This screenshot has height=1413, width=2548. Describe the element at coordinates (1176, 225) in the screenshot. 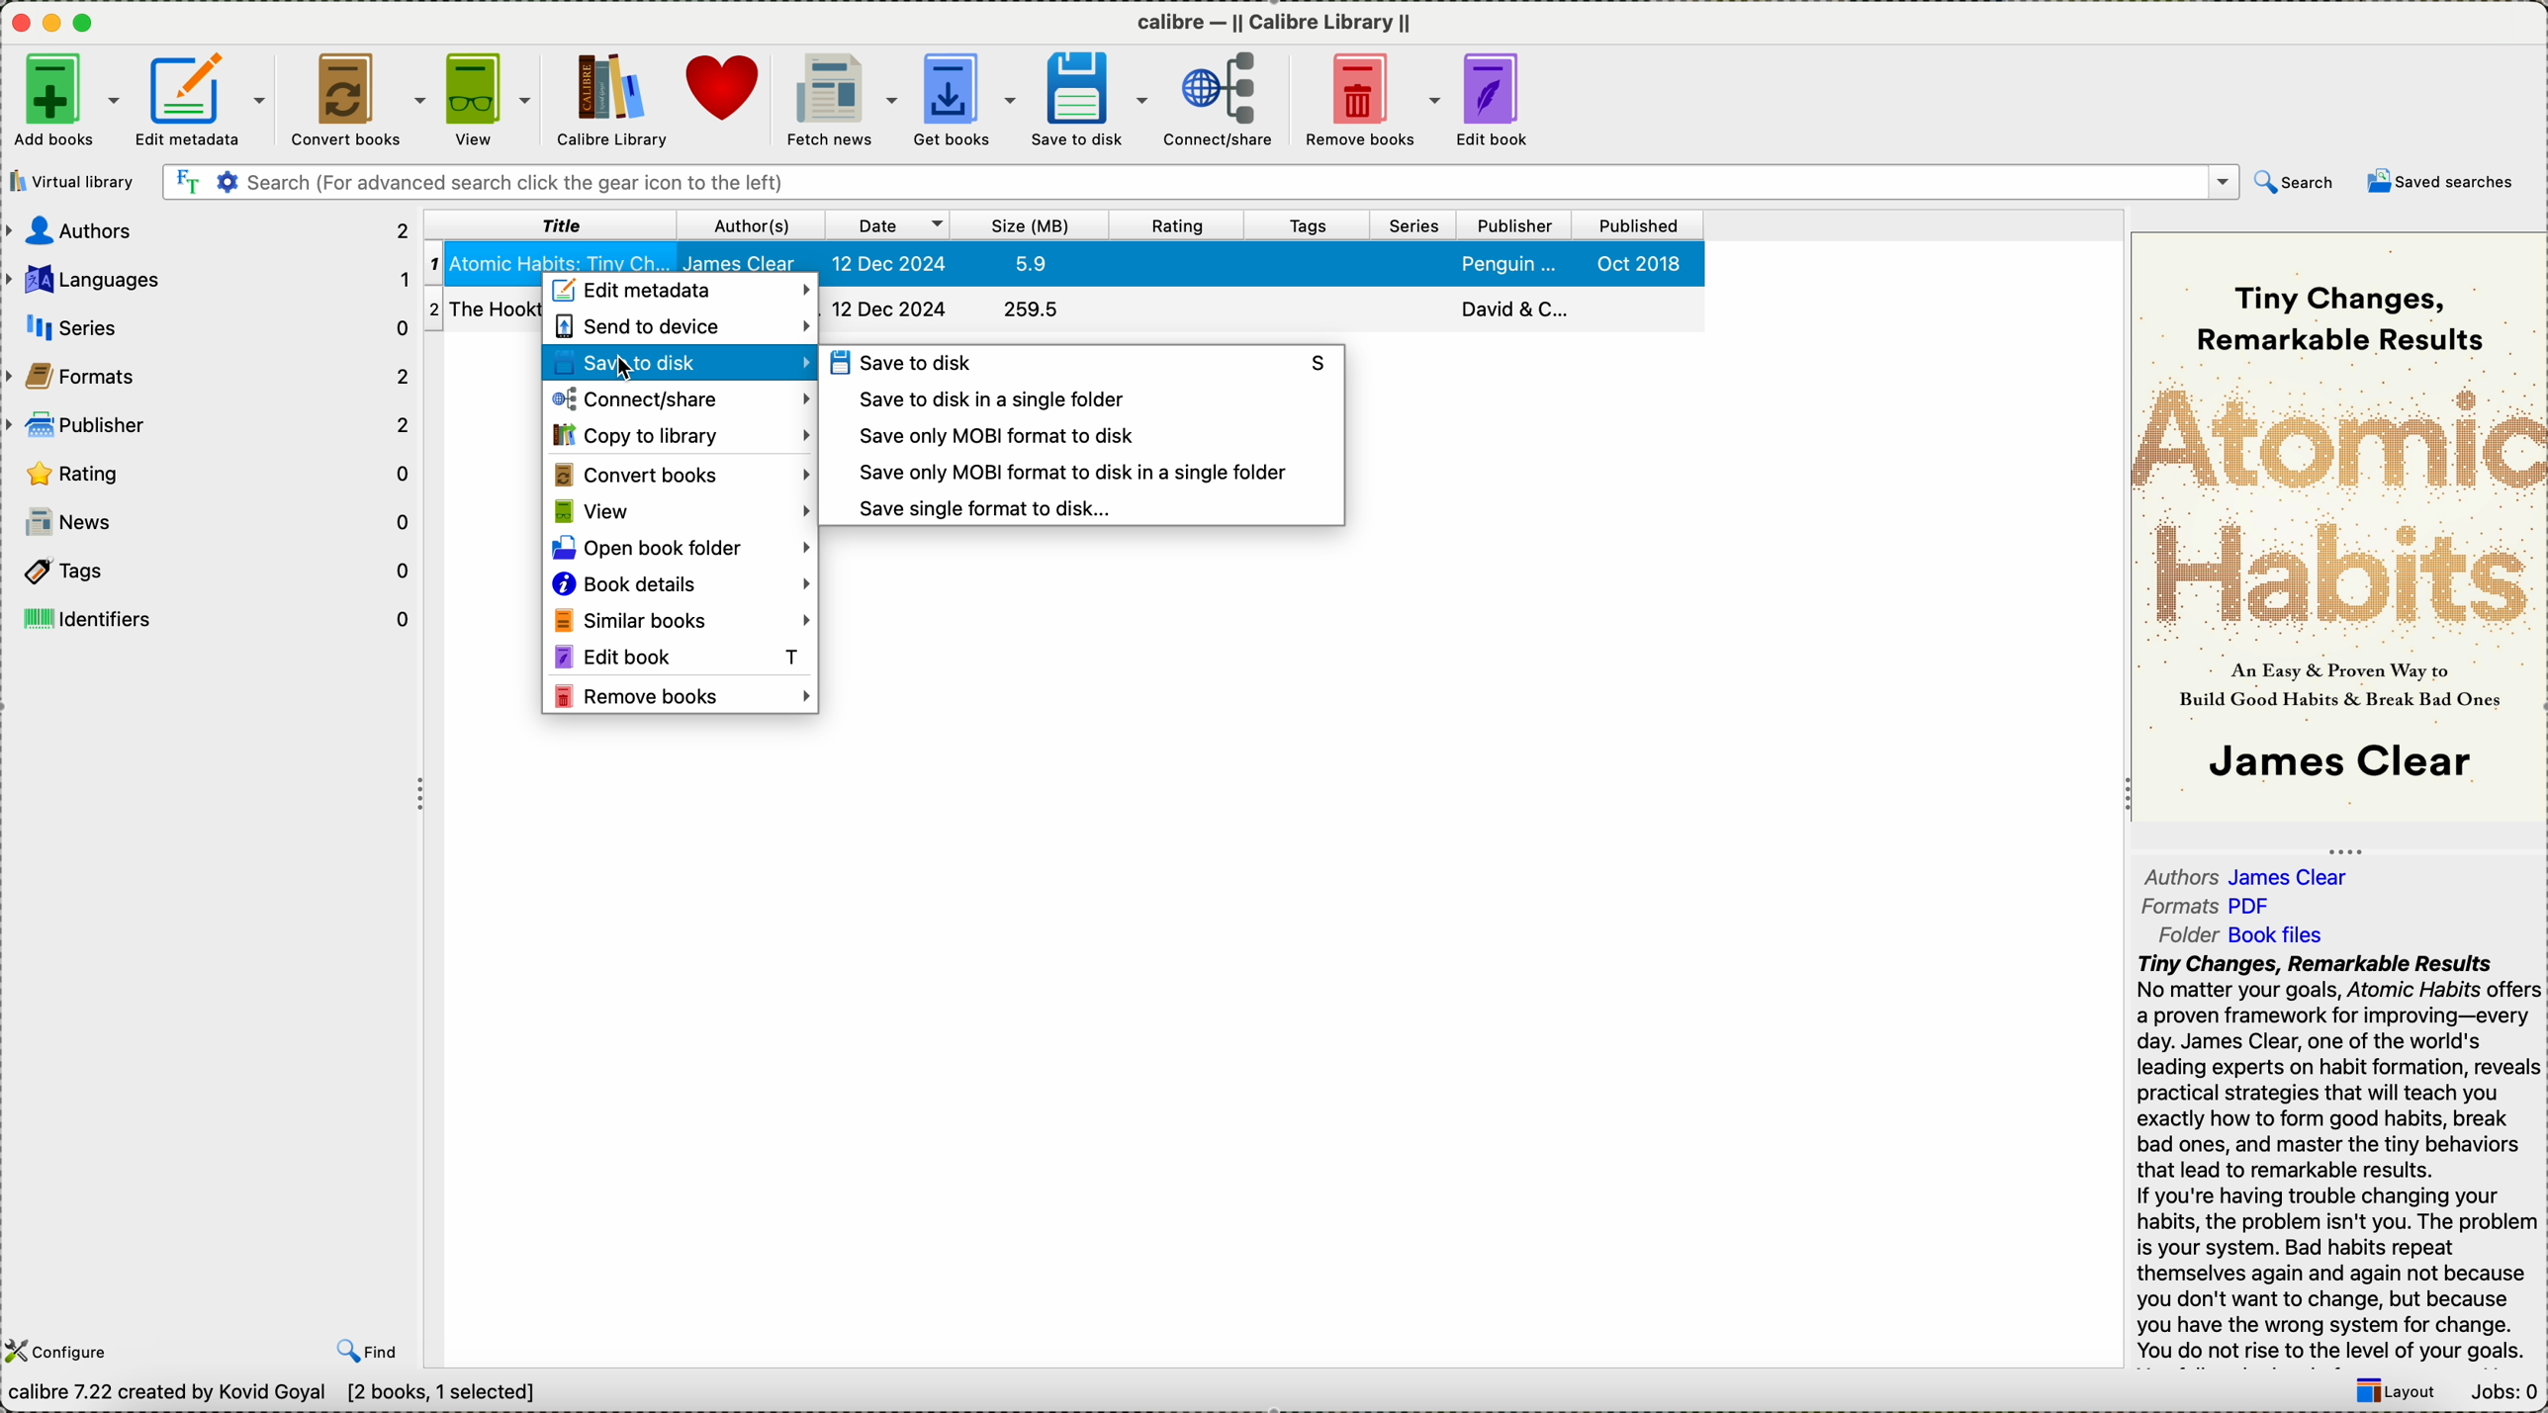

I see `rating` at that location.